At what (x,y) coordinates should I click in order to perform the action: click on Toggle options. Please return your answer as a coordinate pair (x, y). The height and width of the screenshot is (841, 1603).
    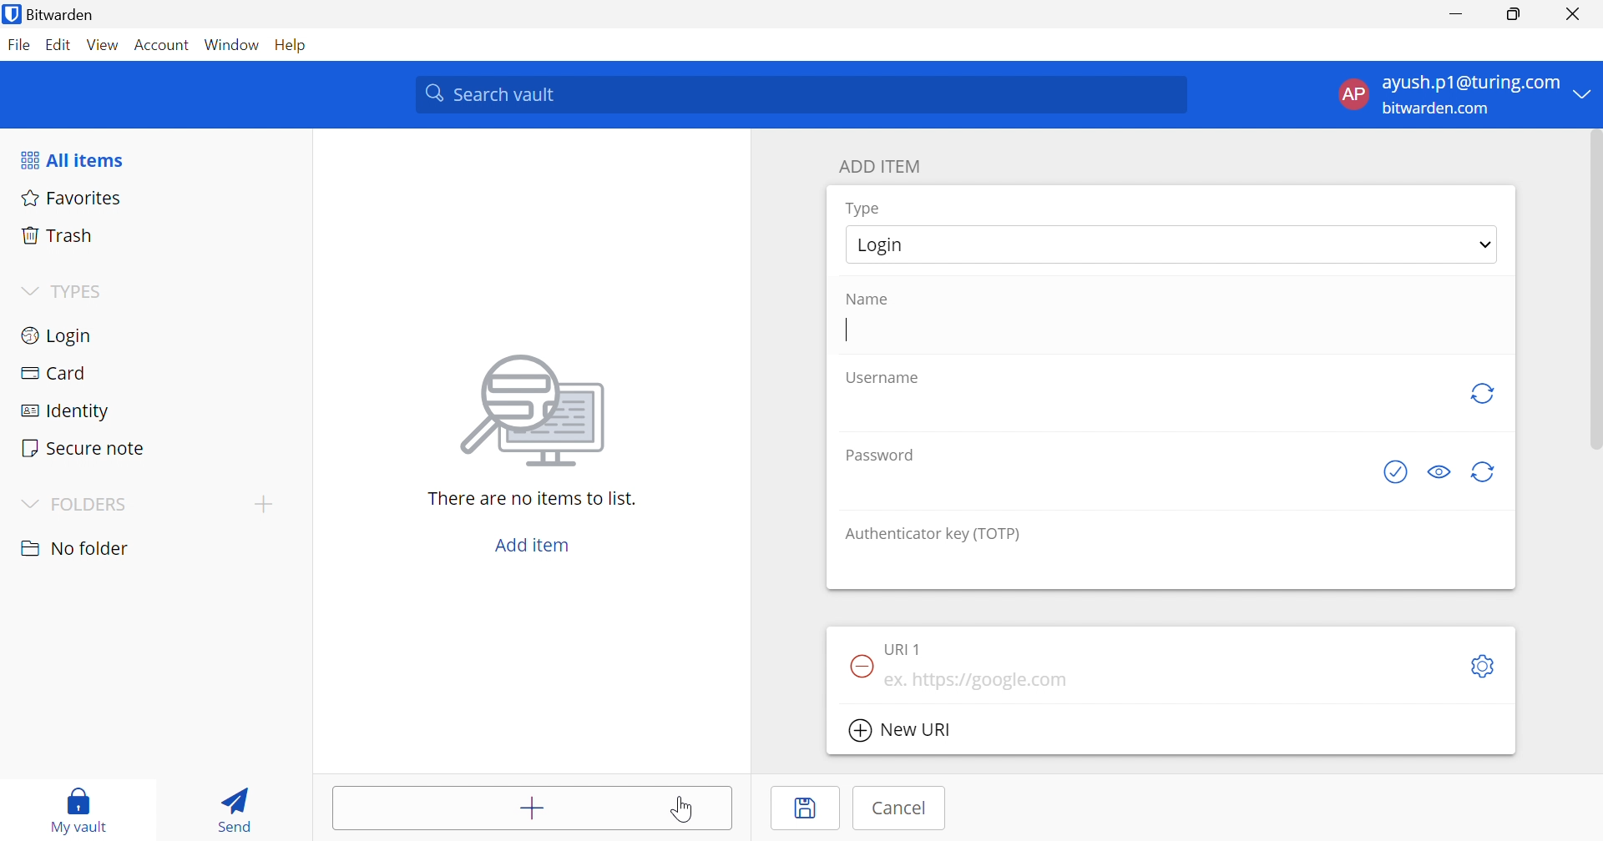
    Looking at the image, I should click on (1485, 667).